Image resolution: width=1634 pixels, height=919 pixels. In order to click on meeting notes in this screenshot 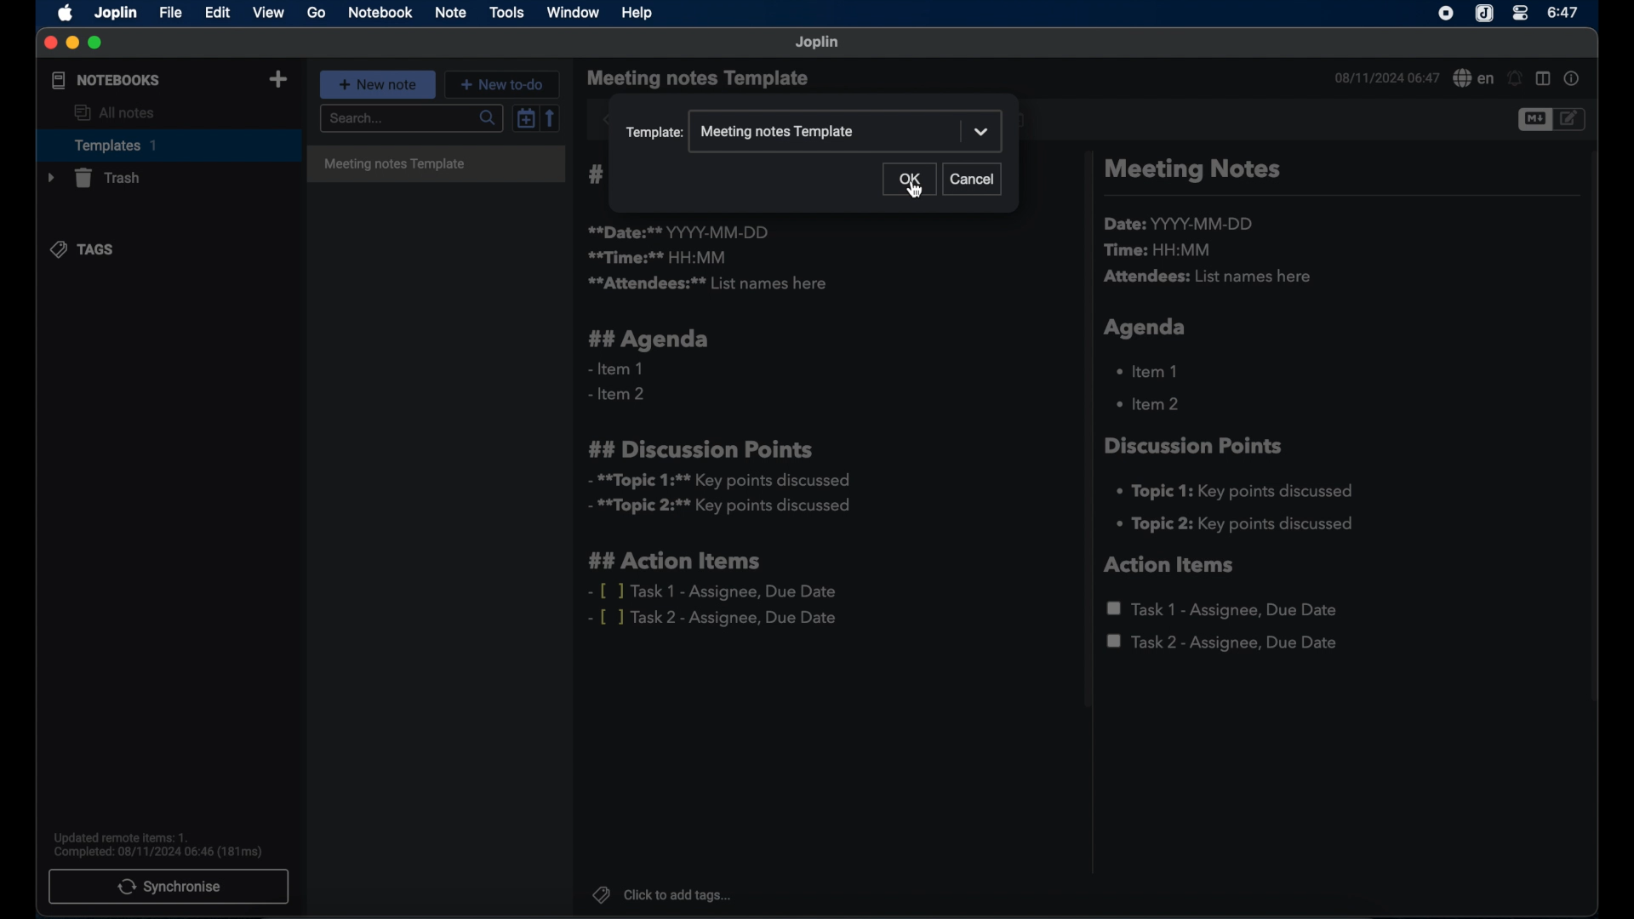, I will do `click(1191, 171)`.